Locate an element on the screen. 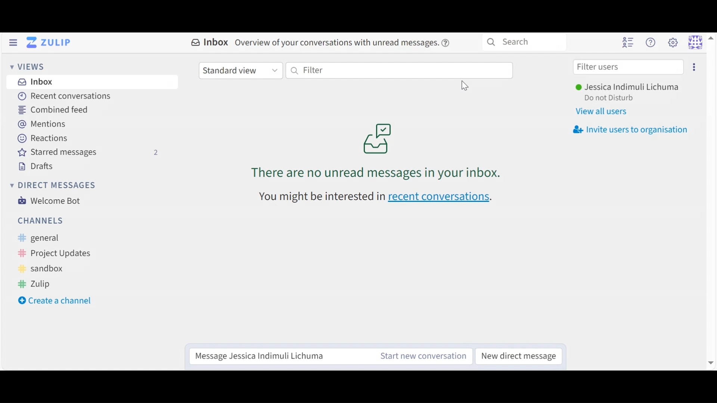 The image size is (717, 403). Views is located at coordinates (30, 68).